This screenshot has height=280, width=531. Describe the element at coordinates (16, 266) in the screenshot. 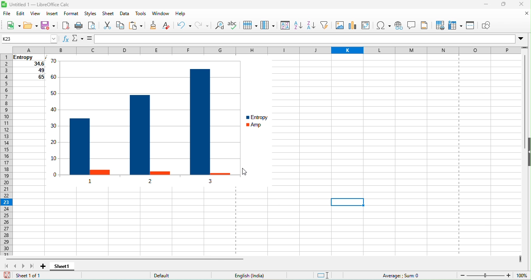

I see `scroll to previous sheet` at that location.